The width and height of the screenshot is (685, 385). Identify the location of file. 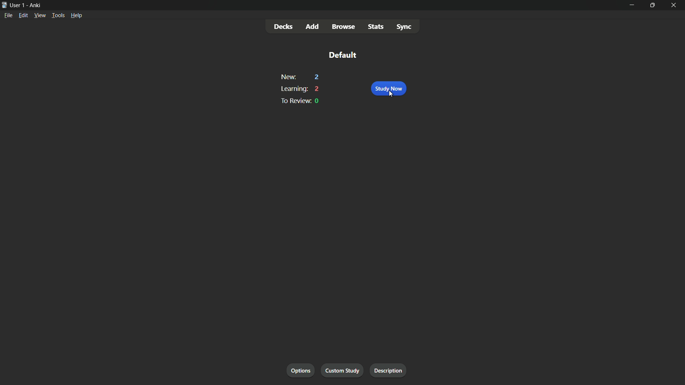
(8, 16).